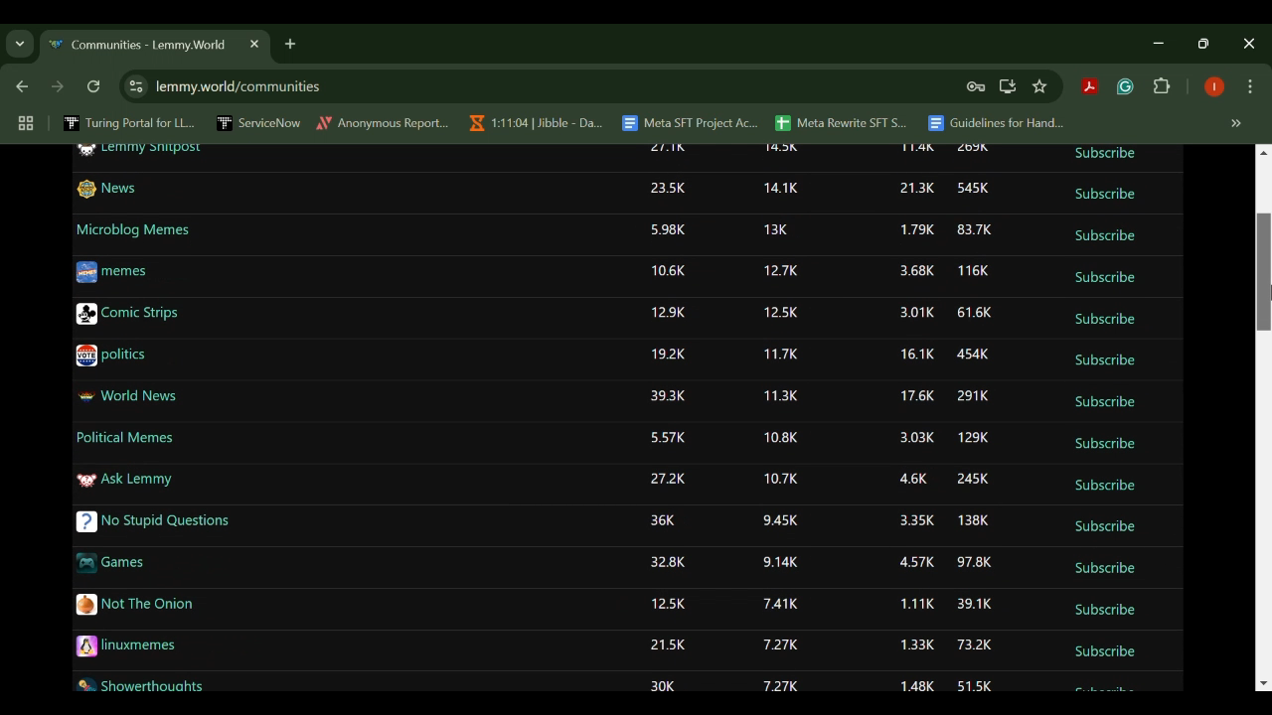 The height and width of the screenshot is (715, 1272). I want to click on 13K, so click(775, 229).